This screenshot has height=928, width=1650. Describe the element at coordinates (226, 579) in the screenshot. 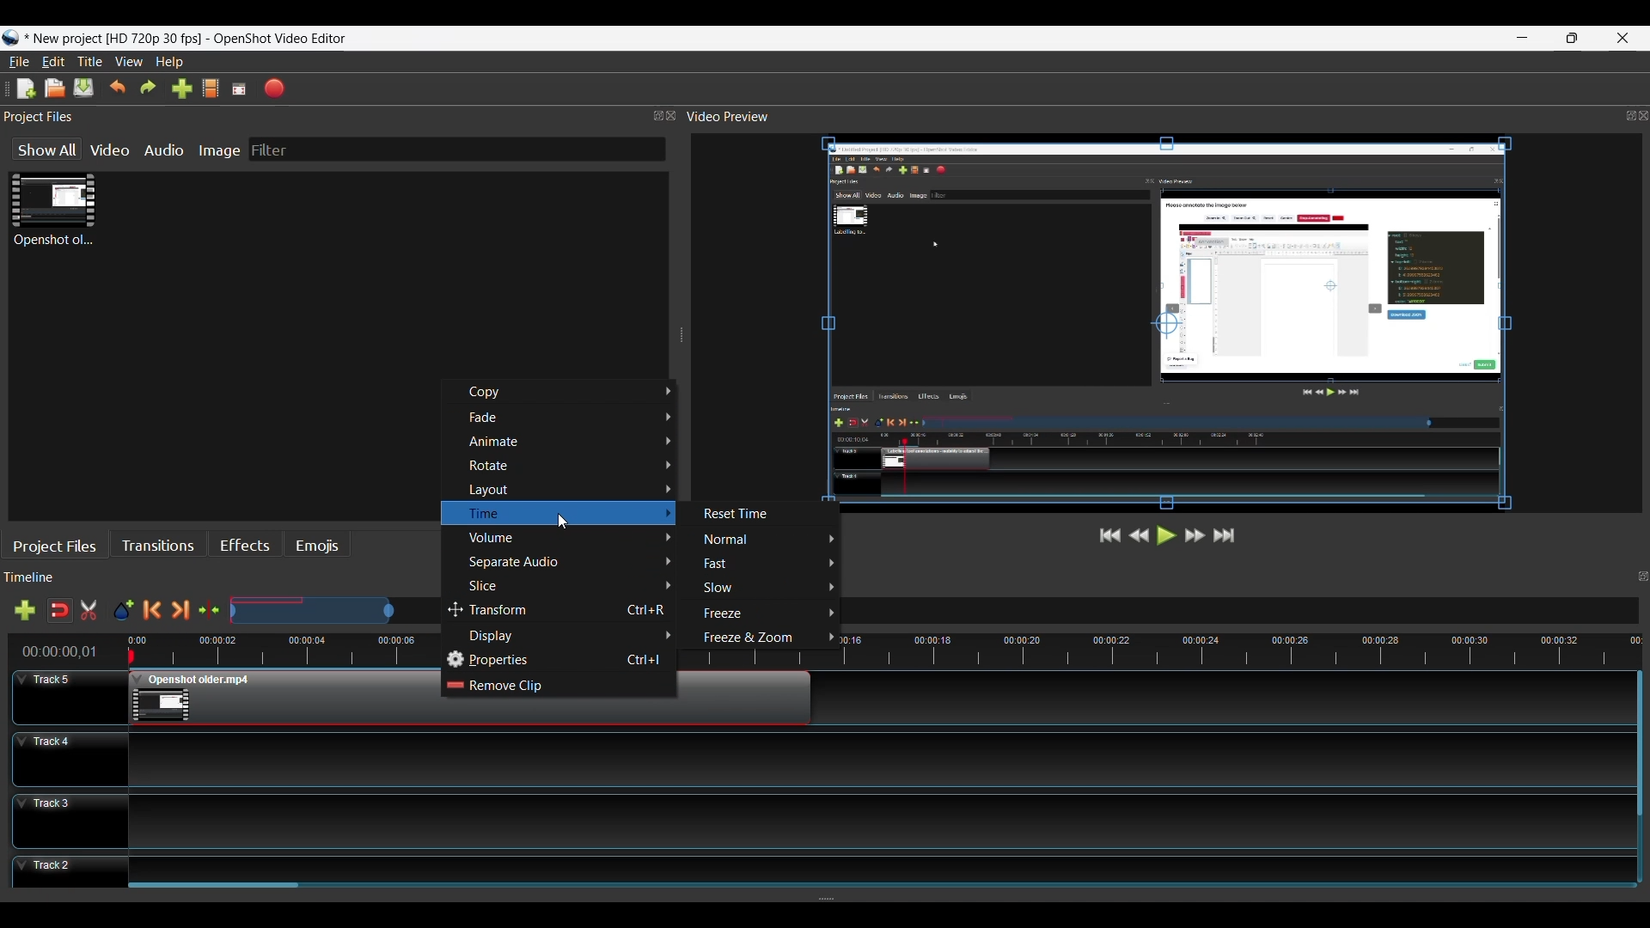

I see `Timeline Panel` at that location.